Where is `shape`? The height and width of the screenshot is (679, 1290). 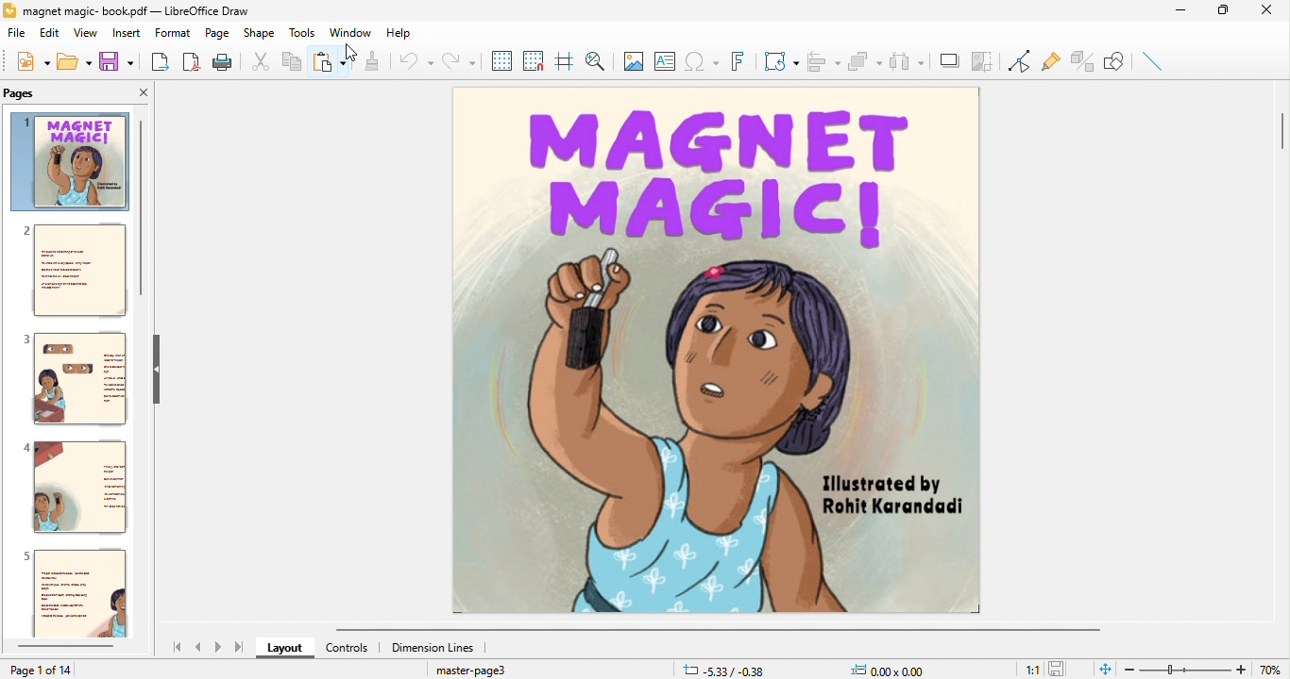 shape is located at coordinates (257, 33).